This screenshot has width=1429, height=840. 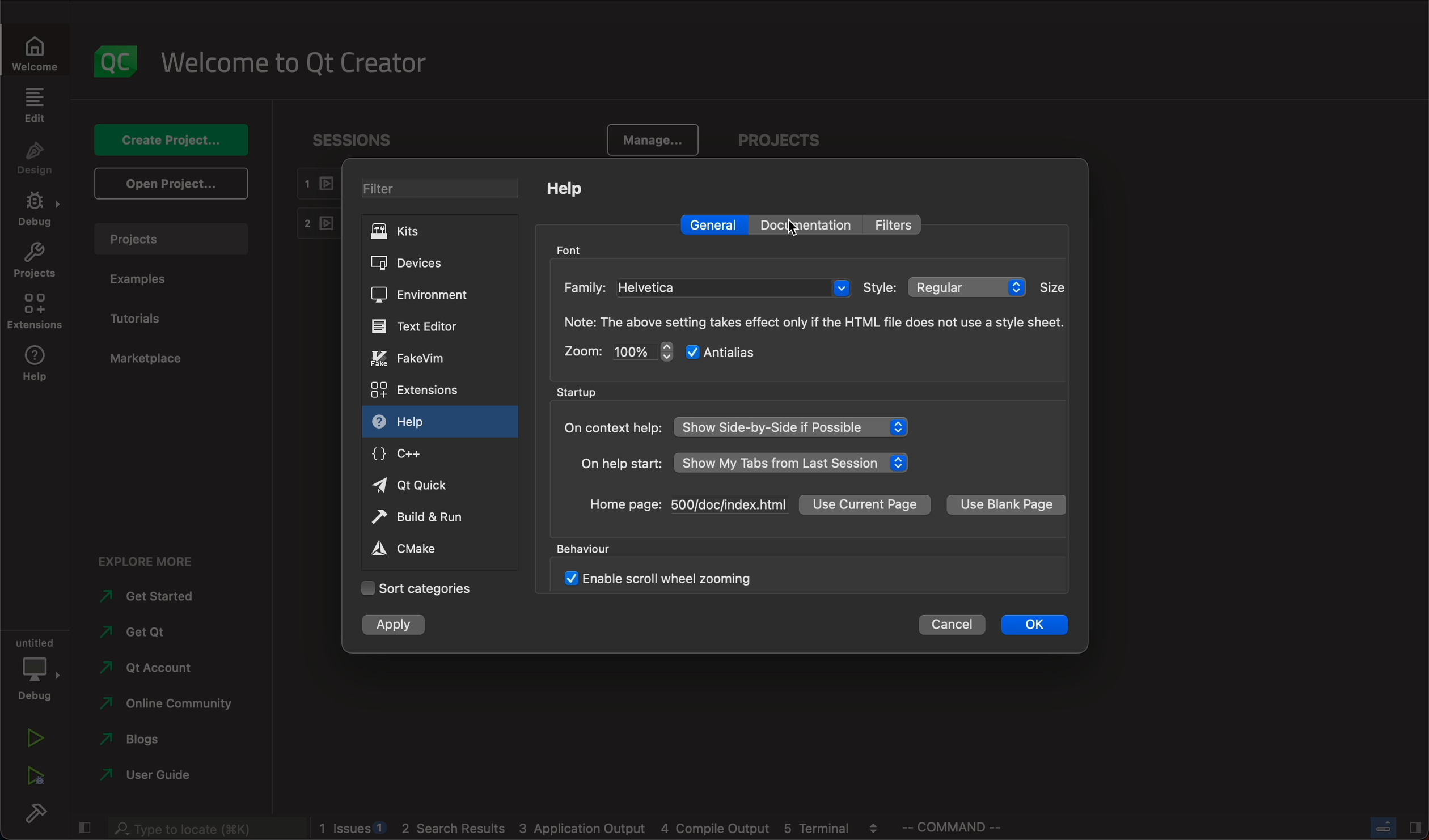 What do you see at coordinates (420, 590) in the screenshot?
I see `categories` at bounding box center [420, 590].